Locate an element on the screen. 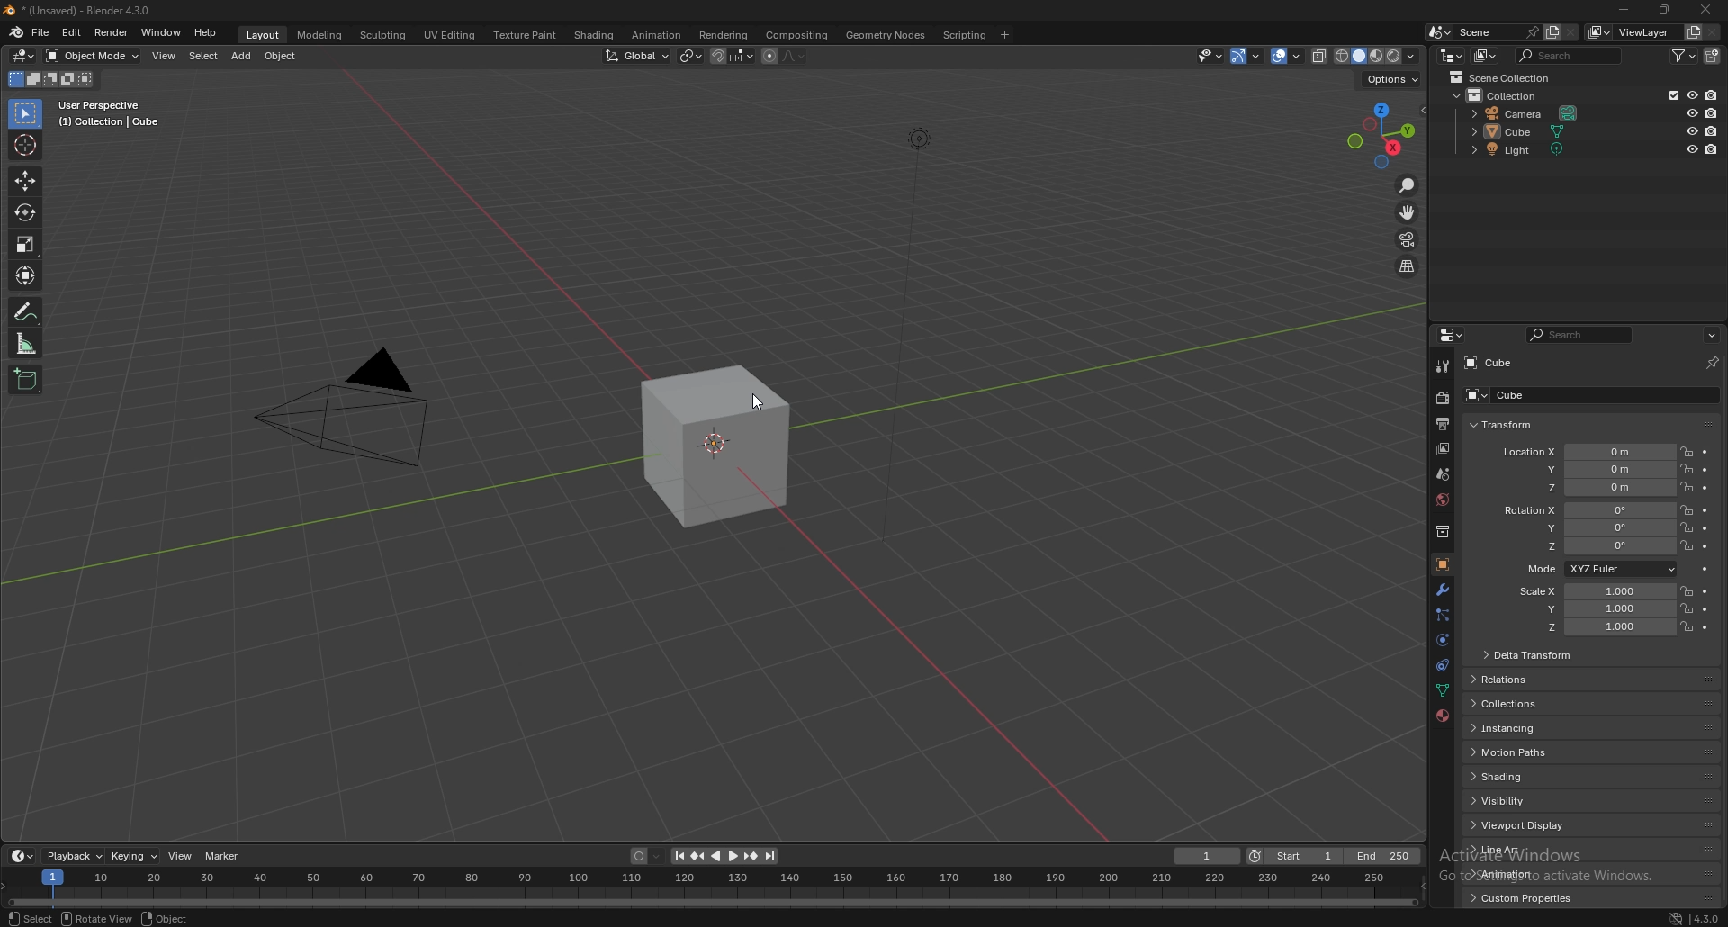 This screenshot has width=1728, height=927. mode is located at coordinates (50, 79).